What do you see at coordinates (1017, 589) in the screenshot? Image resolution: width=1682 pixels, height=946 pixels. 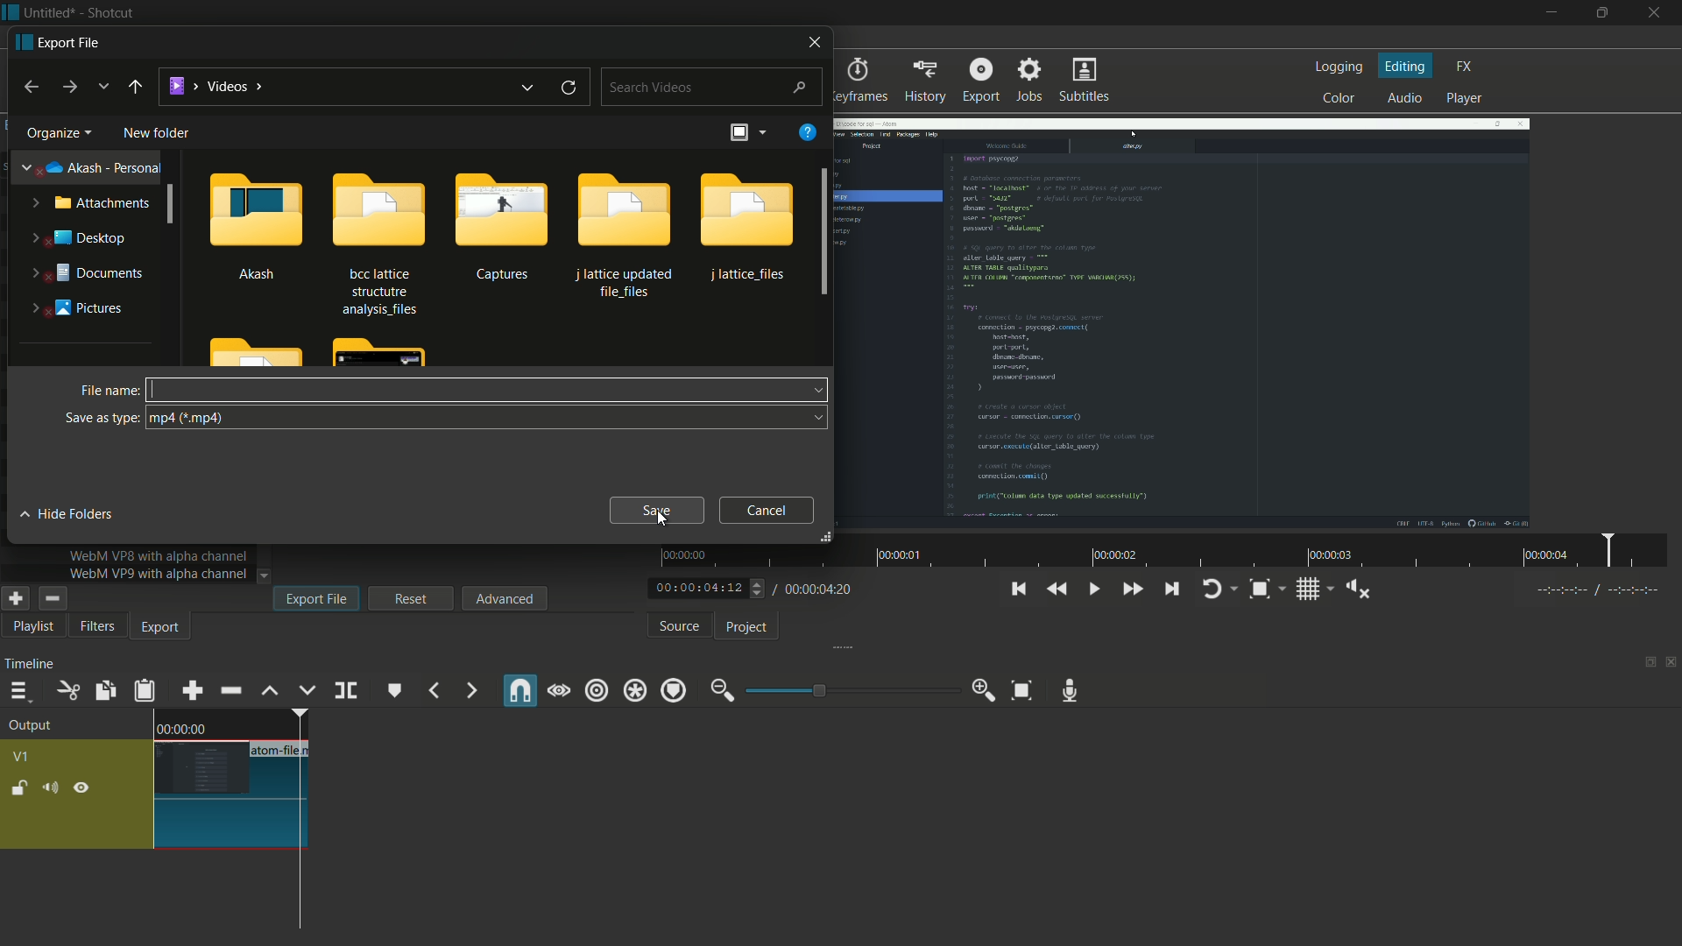 I see `skip to the previous point` at bounding box center [1017, 589].